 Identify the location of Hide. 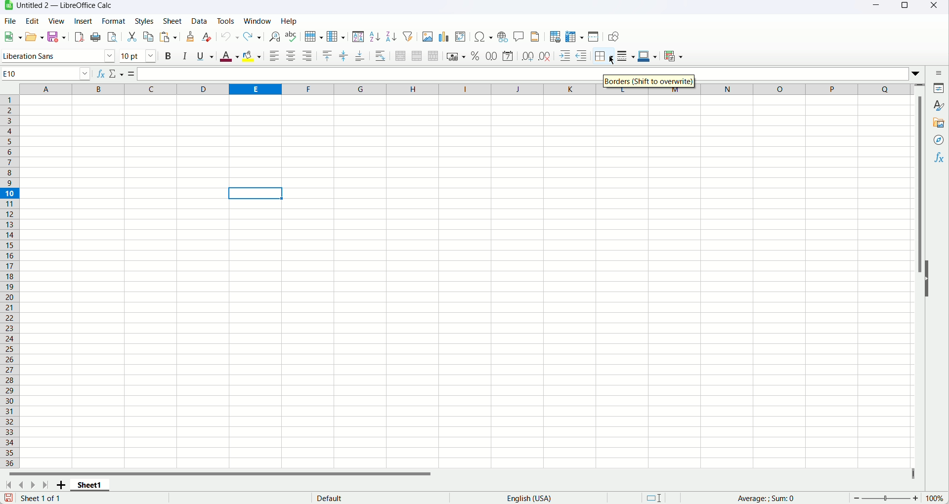
(931, 278).